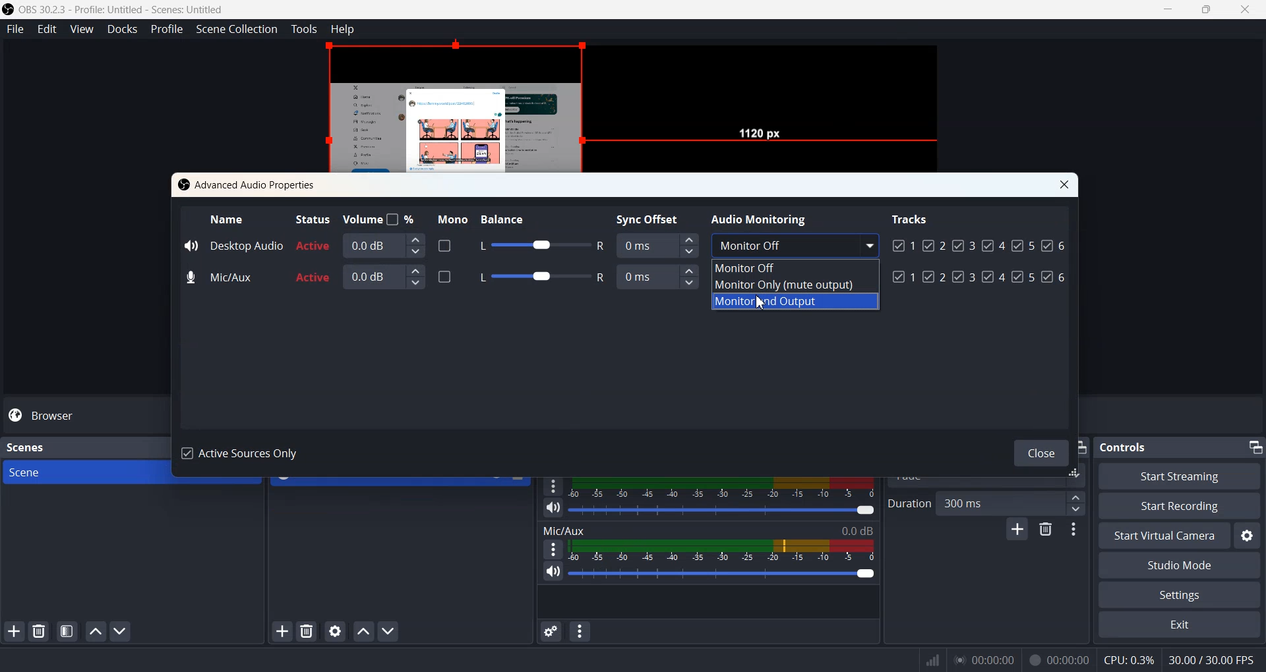 This screenshot has height=672, width=1266. Describe the element at coordinates (313, 262) in the screenshot. I see `Active` at that location.